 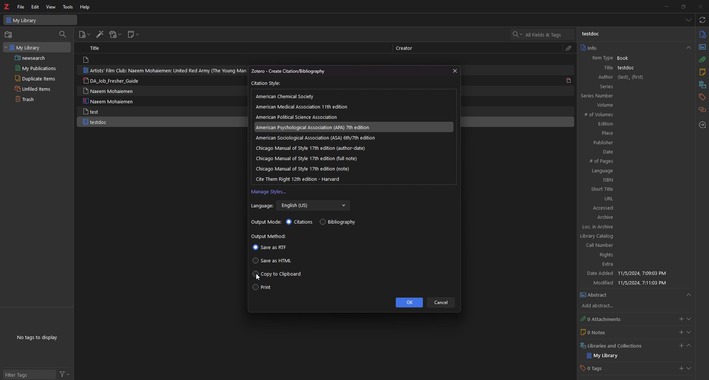 What do you see at coordinates (689, 346) in the screenshot?
I see `collapse` at bounding box center [689, 346].